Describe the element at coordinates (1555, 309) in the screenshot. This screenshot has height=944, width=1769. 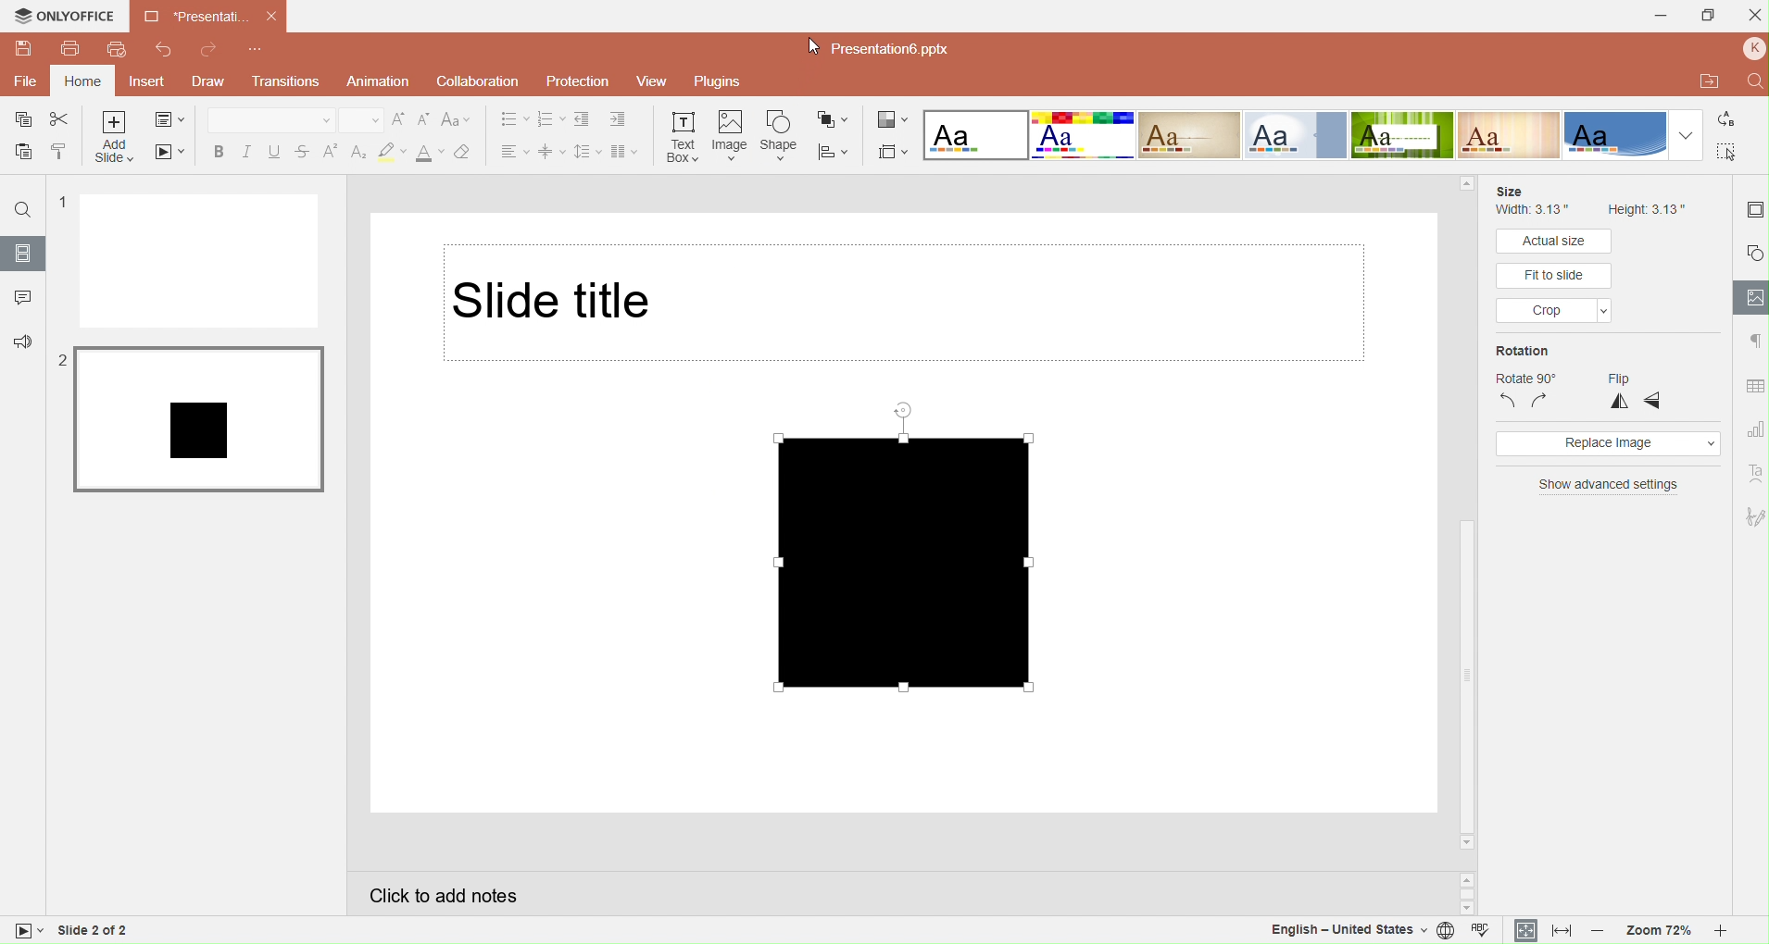
I see `crop` at that location.